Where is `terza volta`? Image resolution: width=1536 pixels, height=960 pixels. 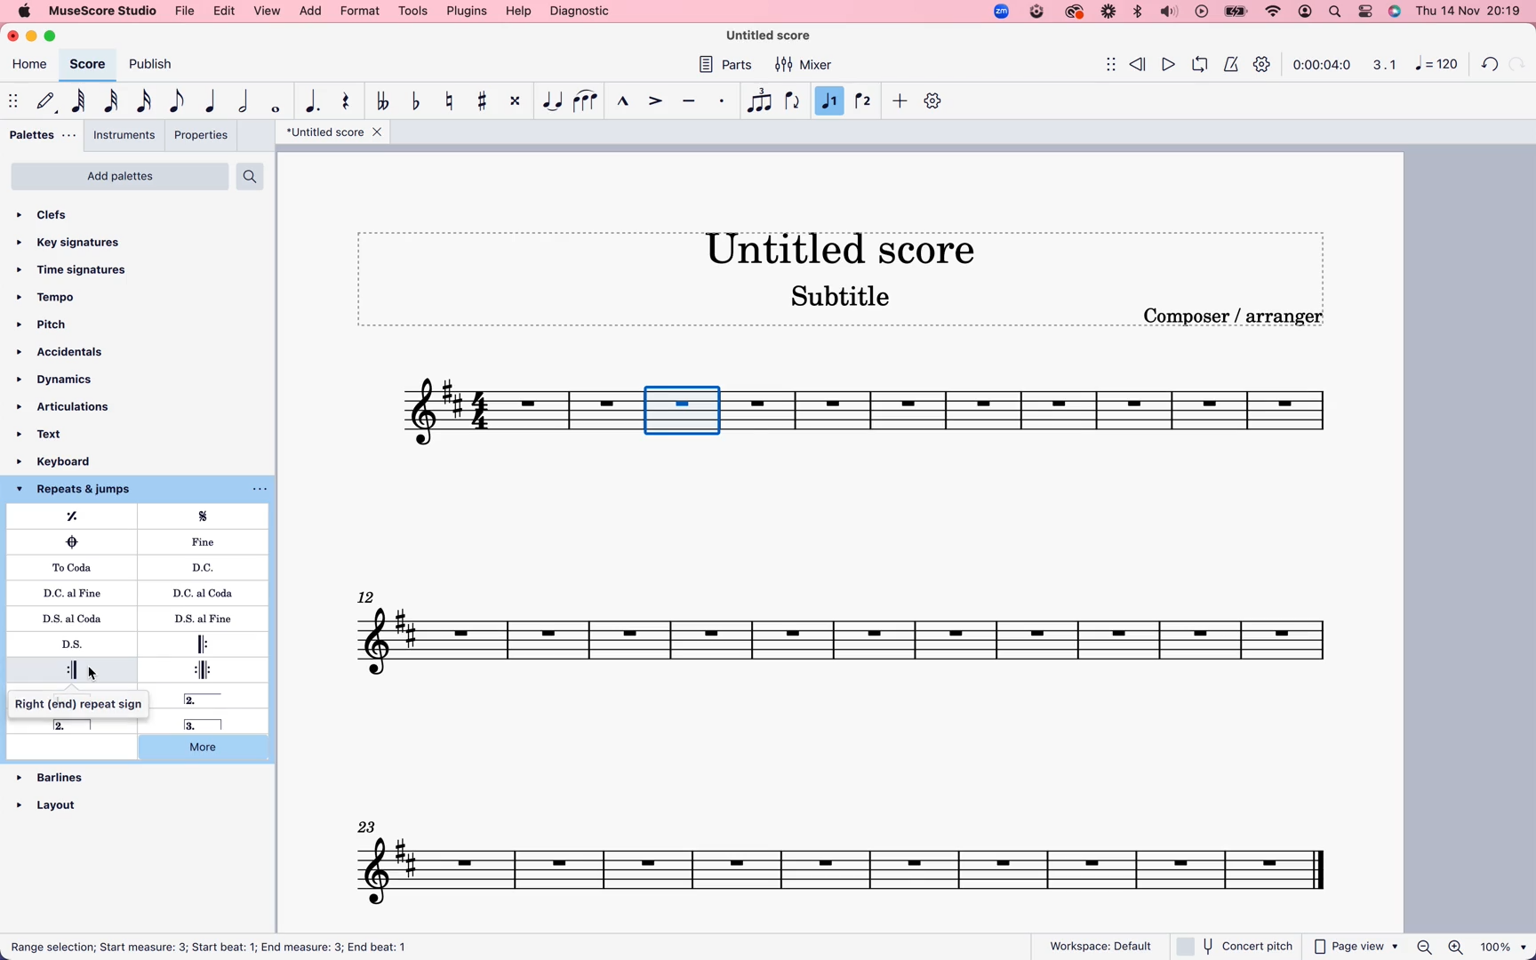
terza volta is located at coordinates (198, 724).